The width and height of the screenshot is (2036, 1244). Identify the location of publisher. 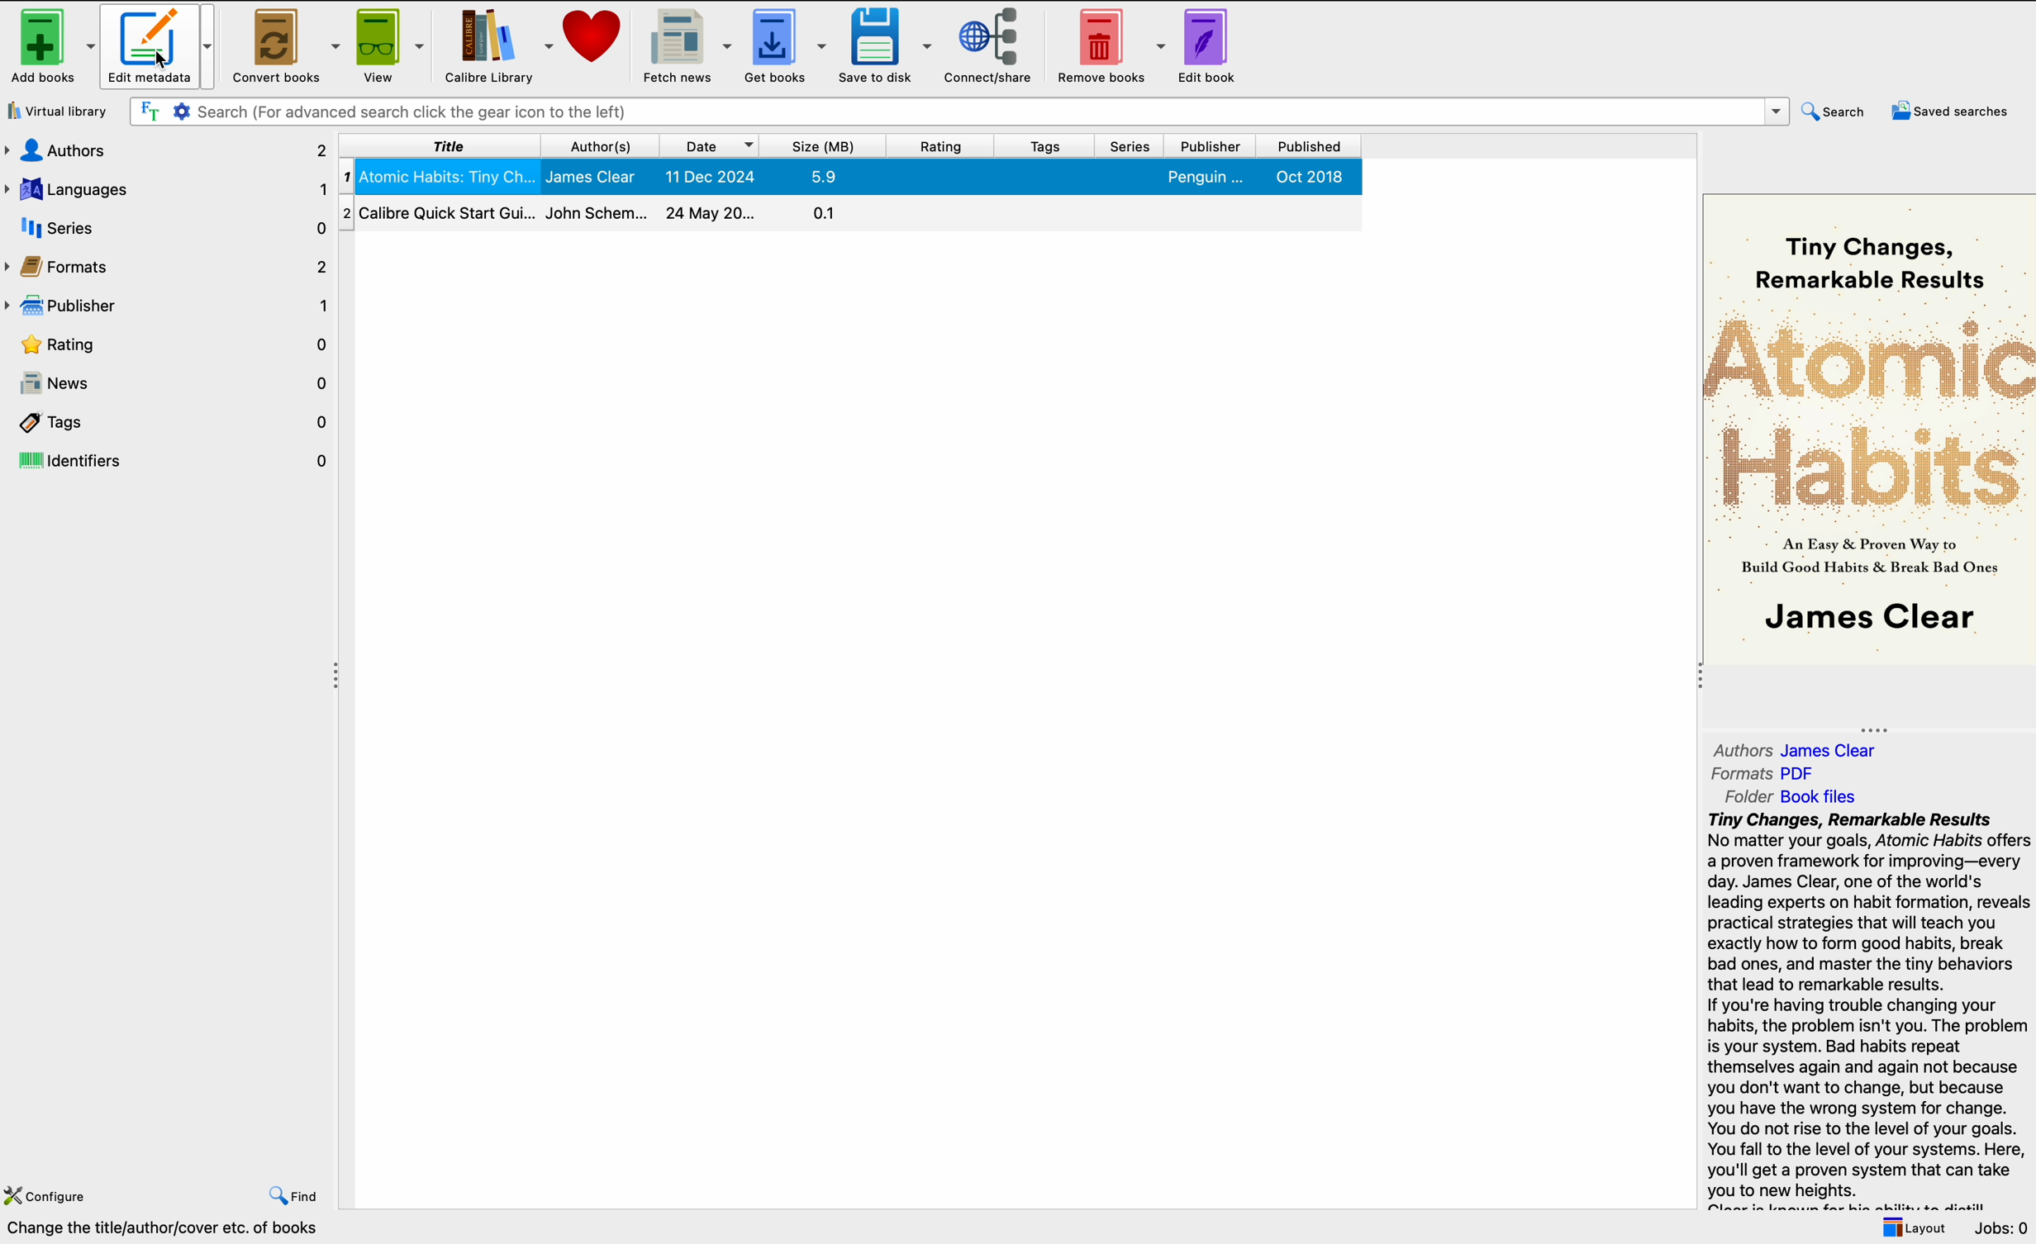
(167, 303).